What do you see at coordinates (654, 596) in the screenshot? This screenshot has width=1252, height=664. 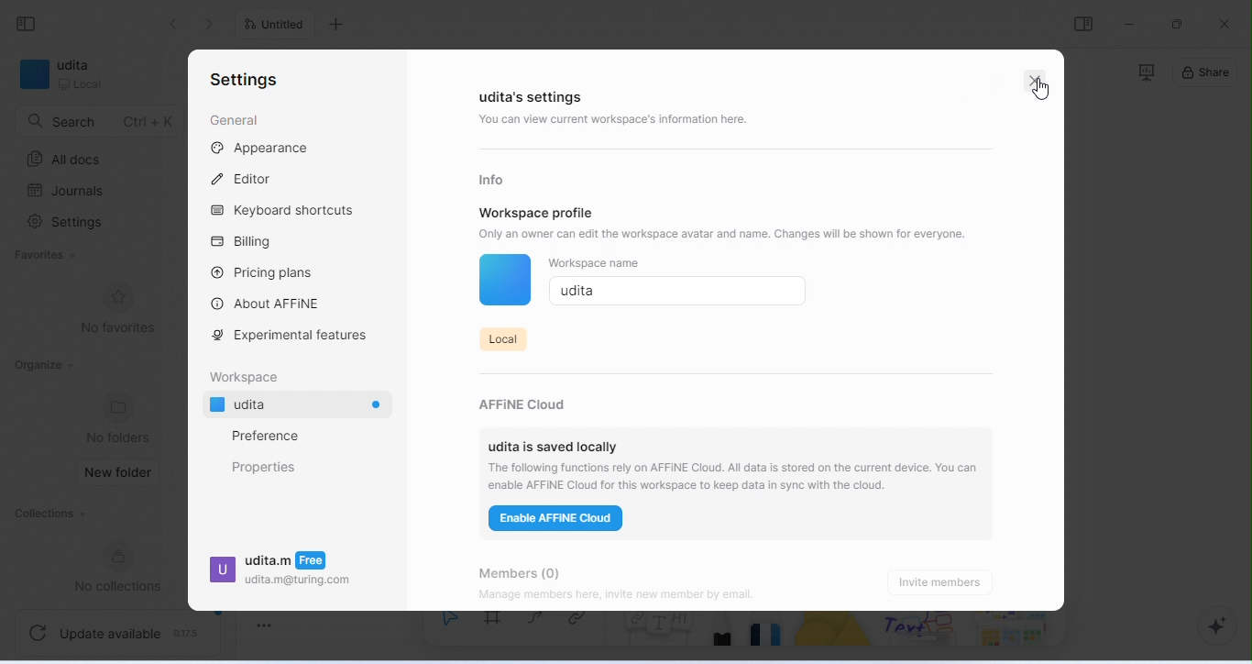 I see `Manage members here, invite new member by email.` at bounding box center [654, 596].